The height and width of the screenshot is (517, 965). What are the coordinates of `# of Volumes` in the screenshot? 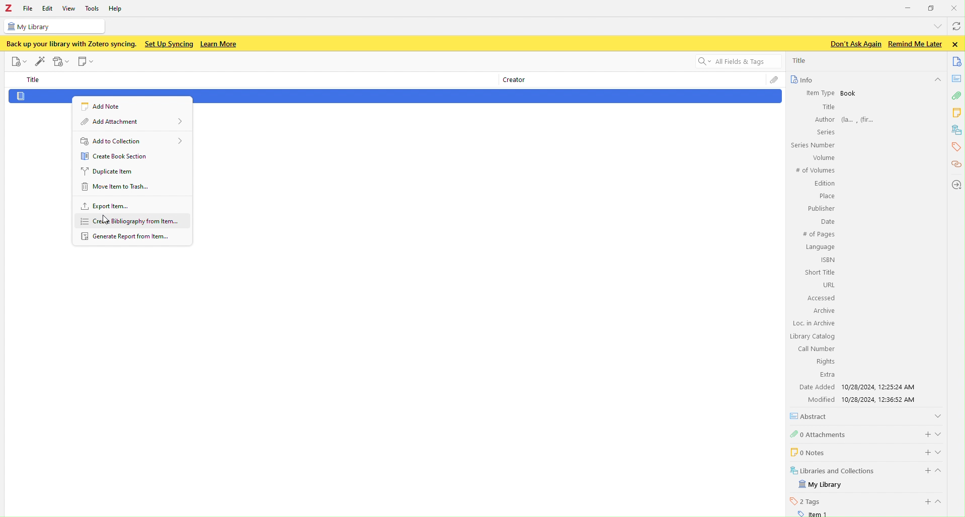 It's located at (814, 170).